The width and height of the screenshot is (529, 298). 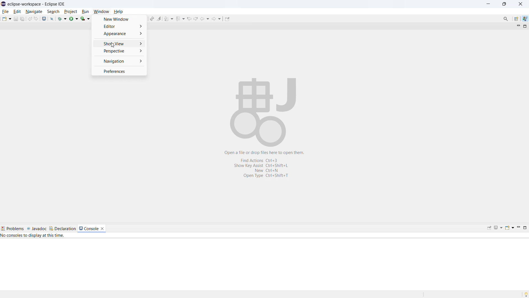 I want to click on pin console, so click(x=489, y=228).